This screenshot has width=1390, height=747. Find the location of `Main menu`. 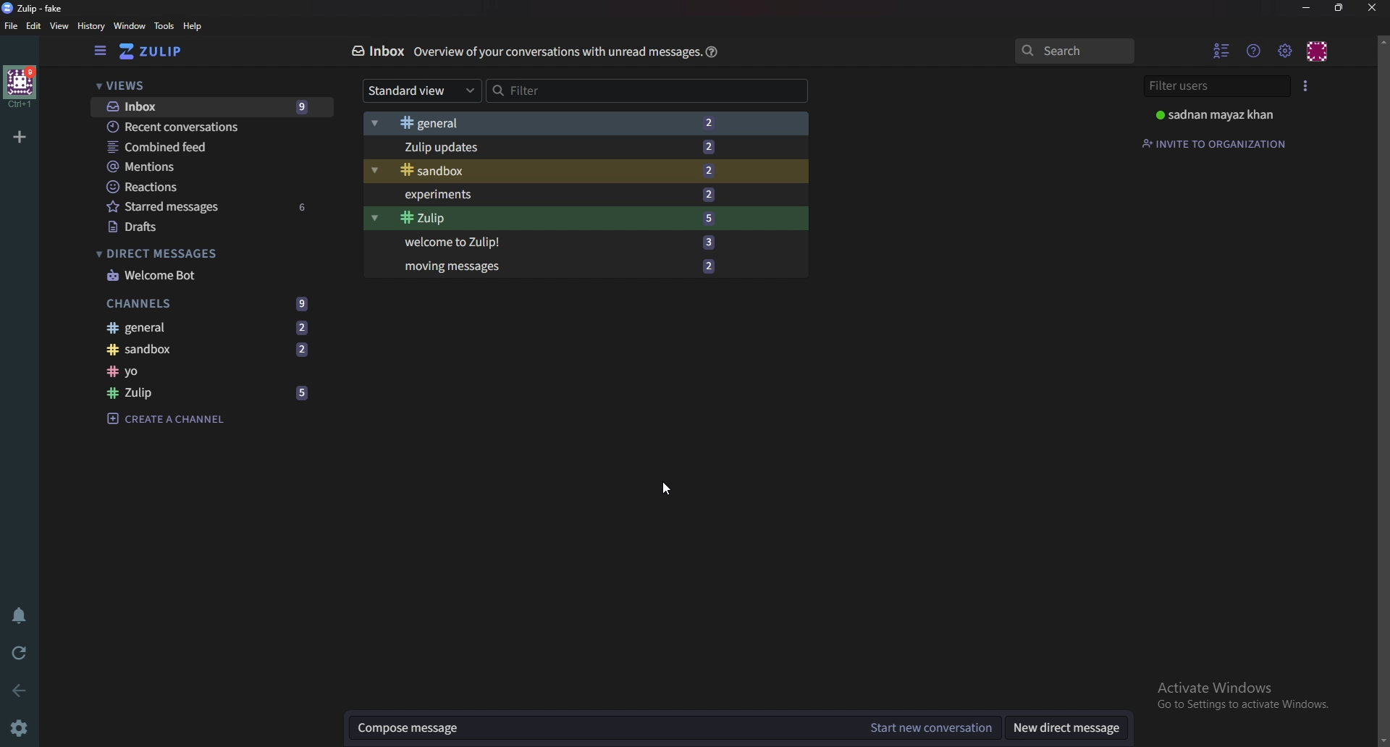

Main menu is located at coordinates (1285, 51).